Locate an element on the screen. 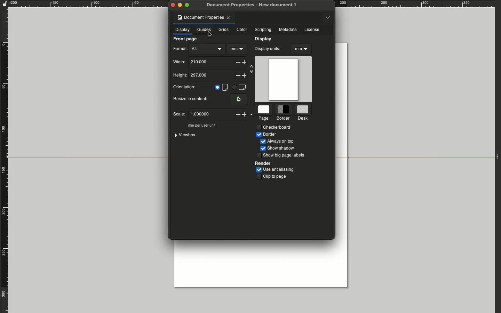  Format is located at coordinates (179, 50).